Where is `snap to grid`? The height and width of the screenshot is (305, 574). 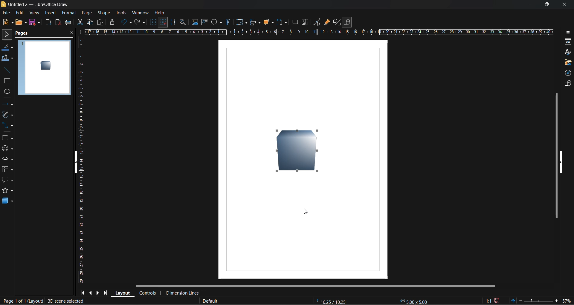 snap to grid is located at coordinates (163, 22).